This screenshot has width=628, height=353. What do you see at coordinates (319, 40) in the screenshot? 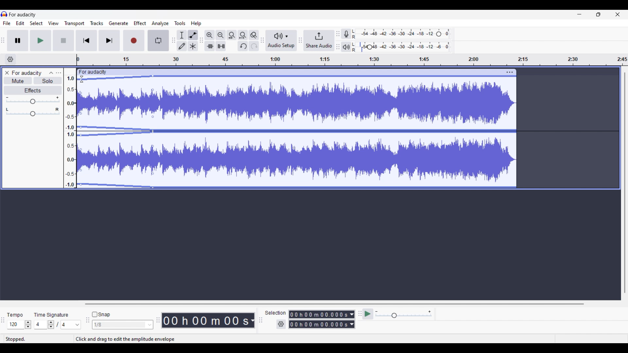
I see `Share audio` at bounding box center [319, 40].